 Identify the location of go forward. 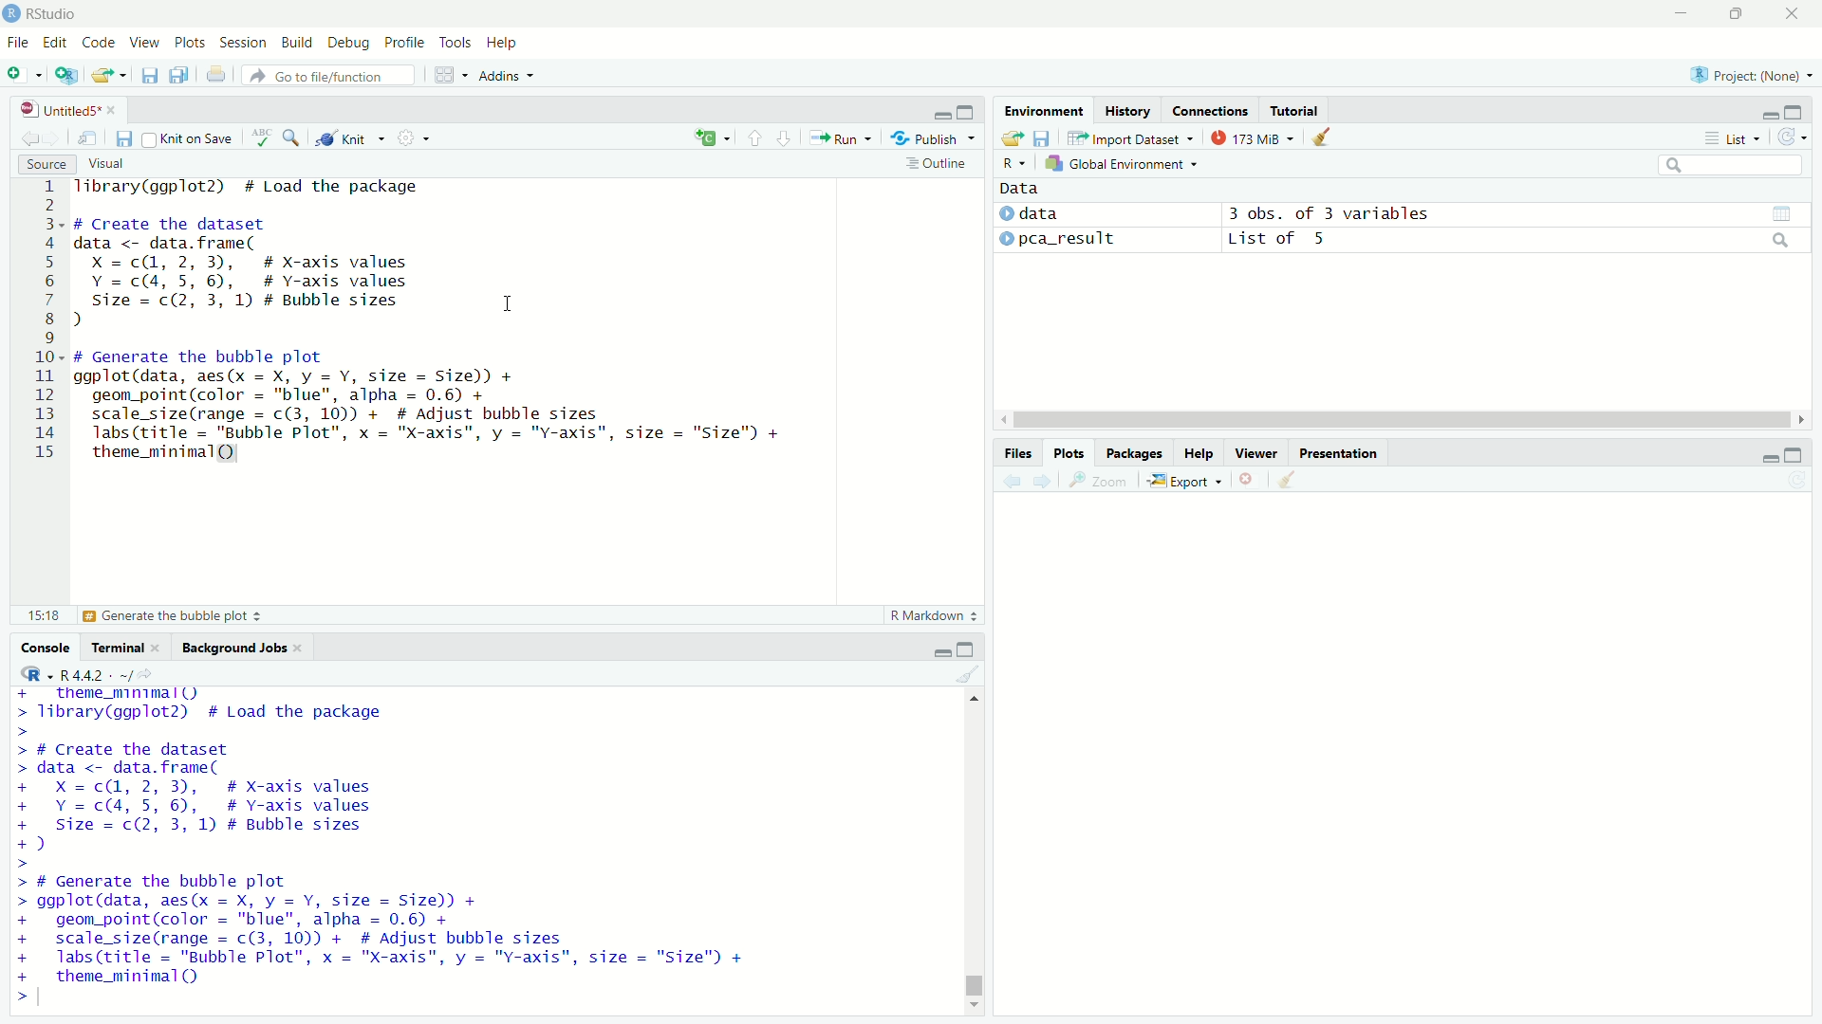
(58, 136).